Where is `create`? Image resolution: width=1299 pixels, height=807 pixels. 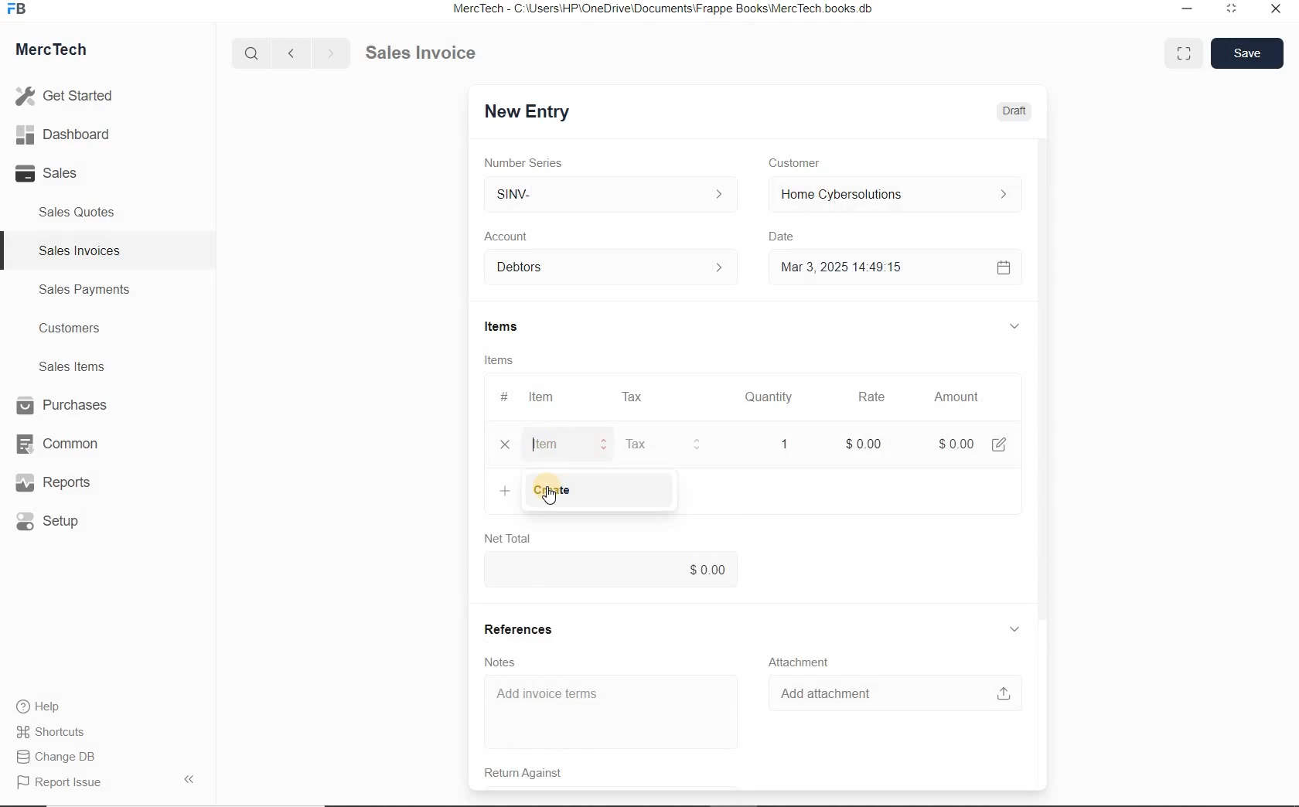
create is located at coordinates (596, 491).